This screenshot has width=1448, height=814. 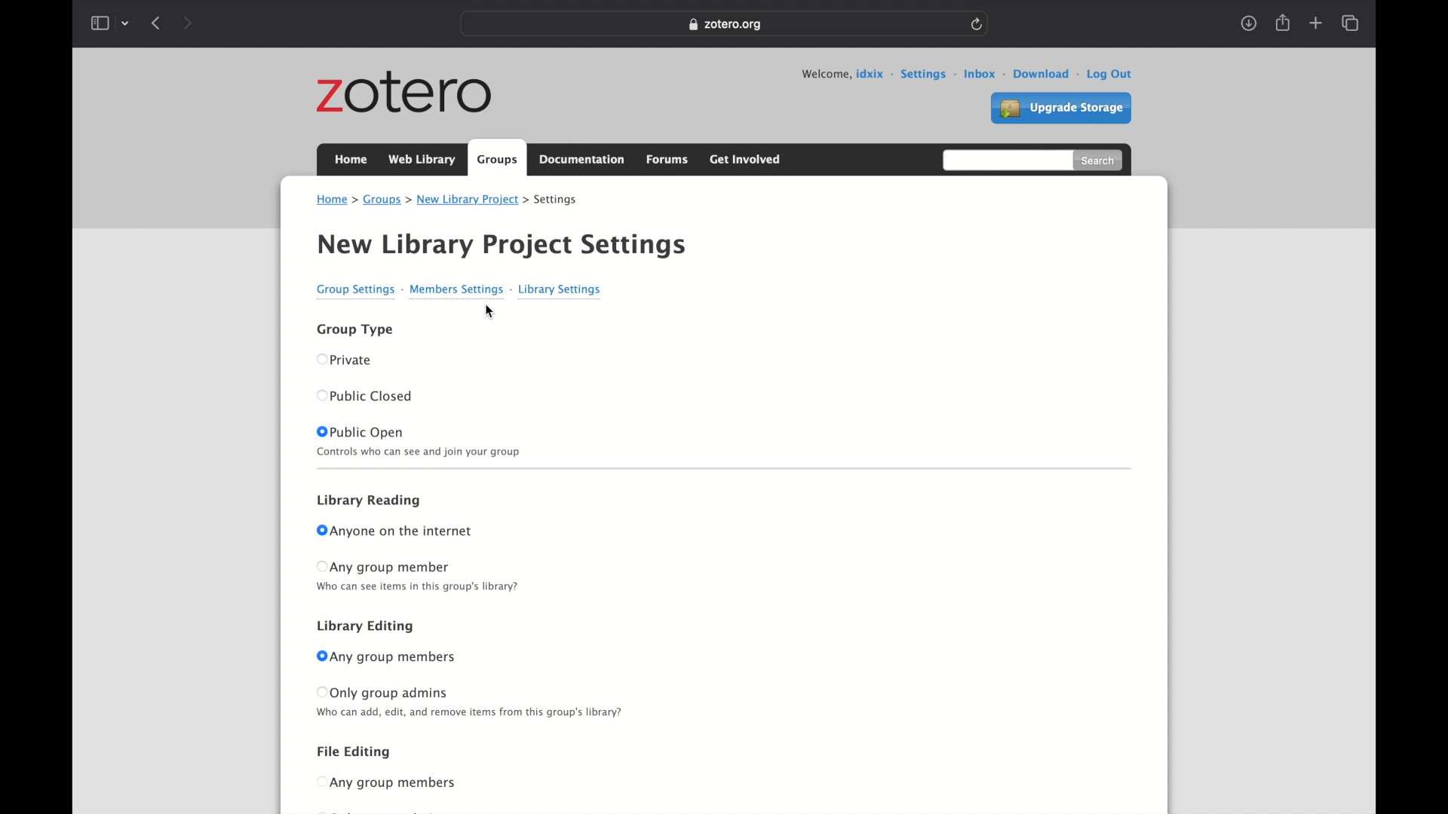 What do you see at coordinates (406, 94) in the screenshot?
I see `zotero` at bounding box center [406, 94].